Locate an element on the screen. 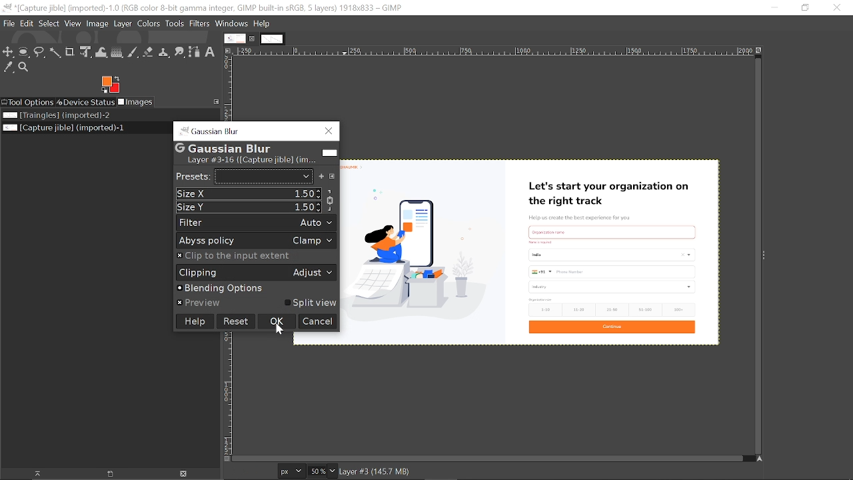 The image size is (853, 480). Tool options is located at coordinates (27, 102).